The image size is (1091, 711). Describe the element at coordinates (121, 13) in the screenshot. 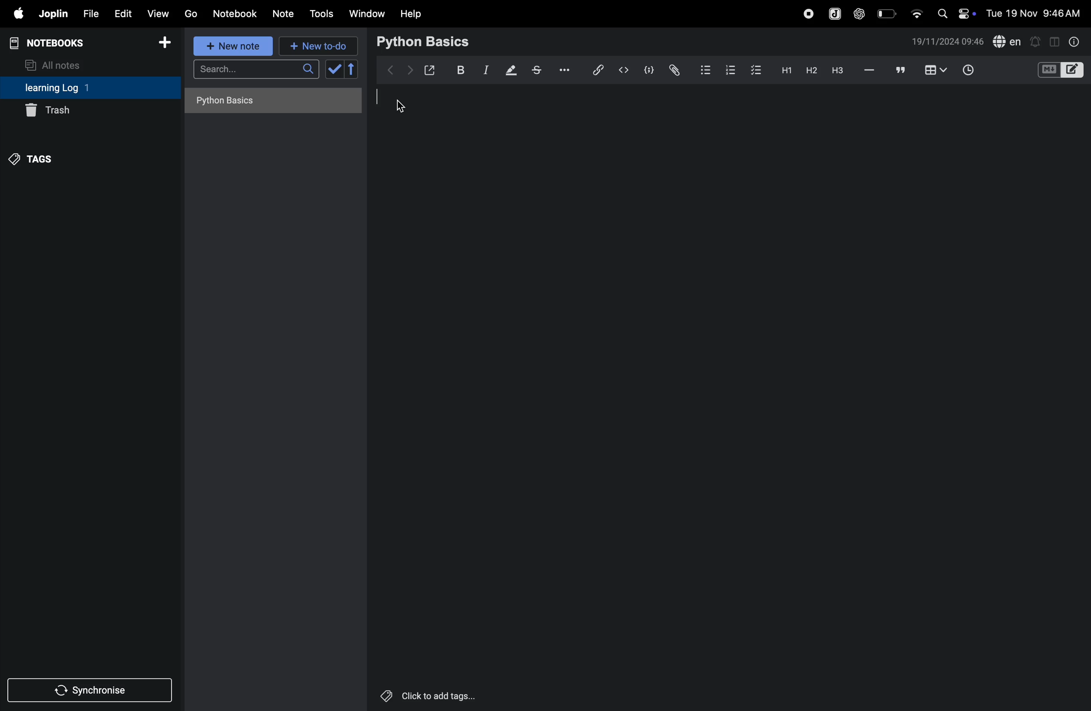

I see `edit` at that location.